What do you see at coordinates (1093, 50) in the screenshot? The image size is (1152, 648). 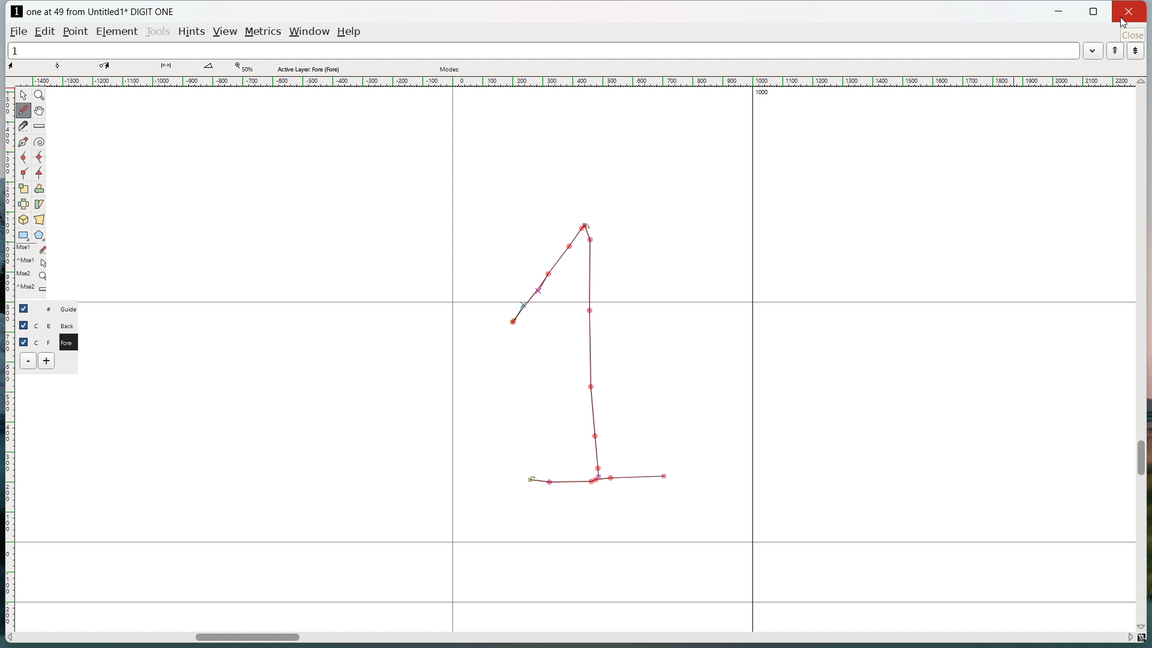 I see `word list` at bounding box center [1093, 50].